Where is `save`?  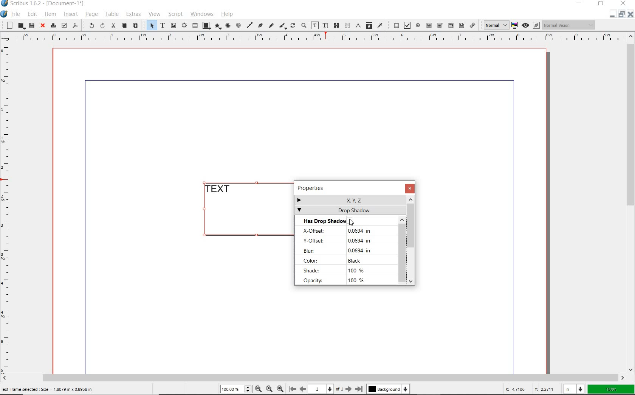 save is located at coordinates (31, 25).